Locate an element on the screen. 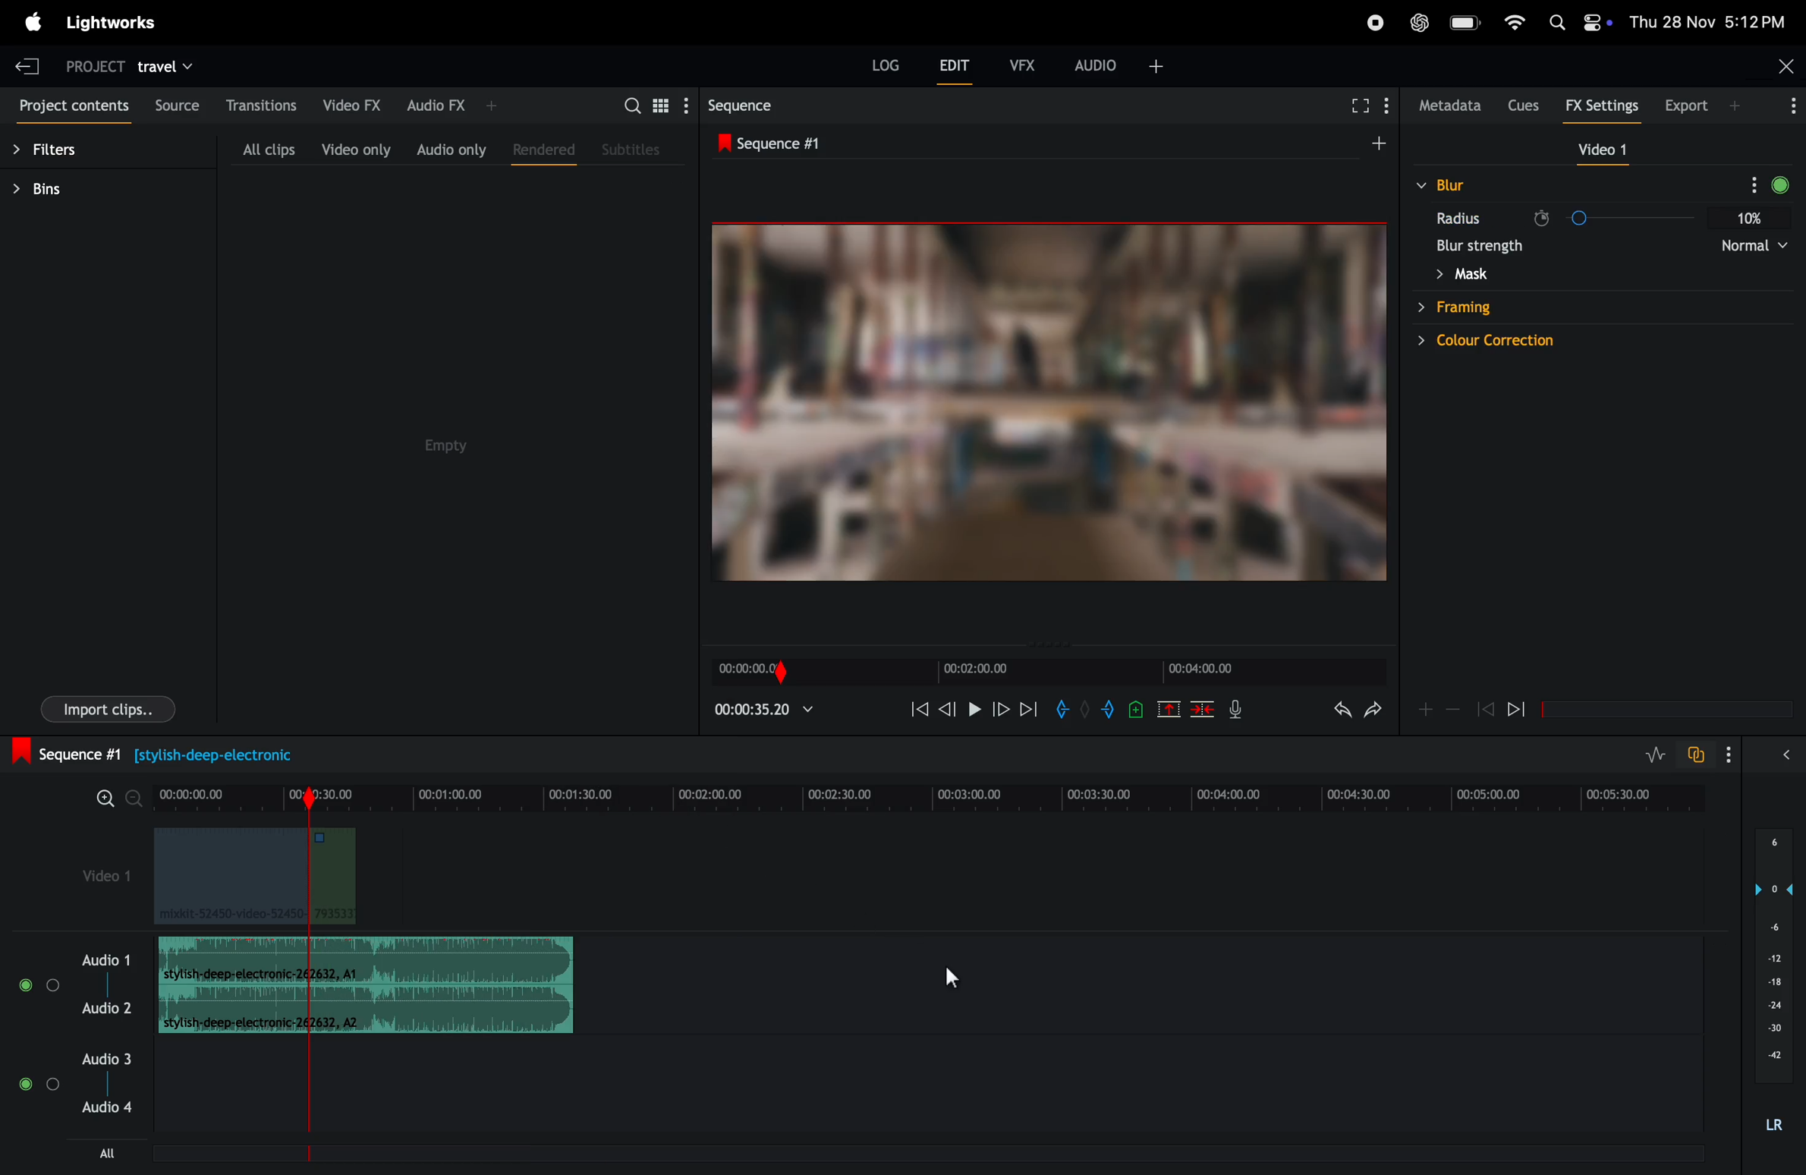  next mark is located at coordinates (1030, 709).